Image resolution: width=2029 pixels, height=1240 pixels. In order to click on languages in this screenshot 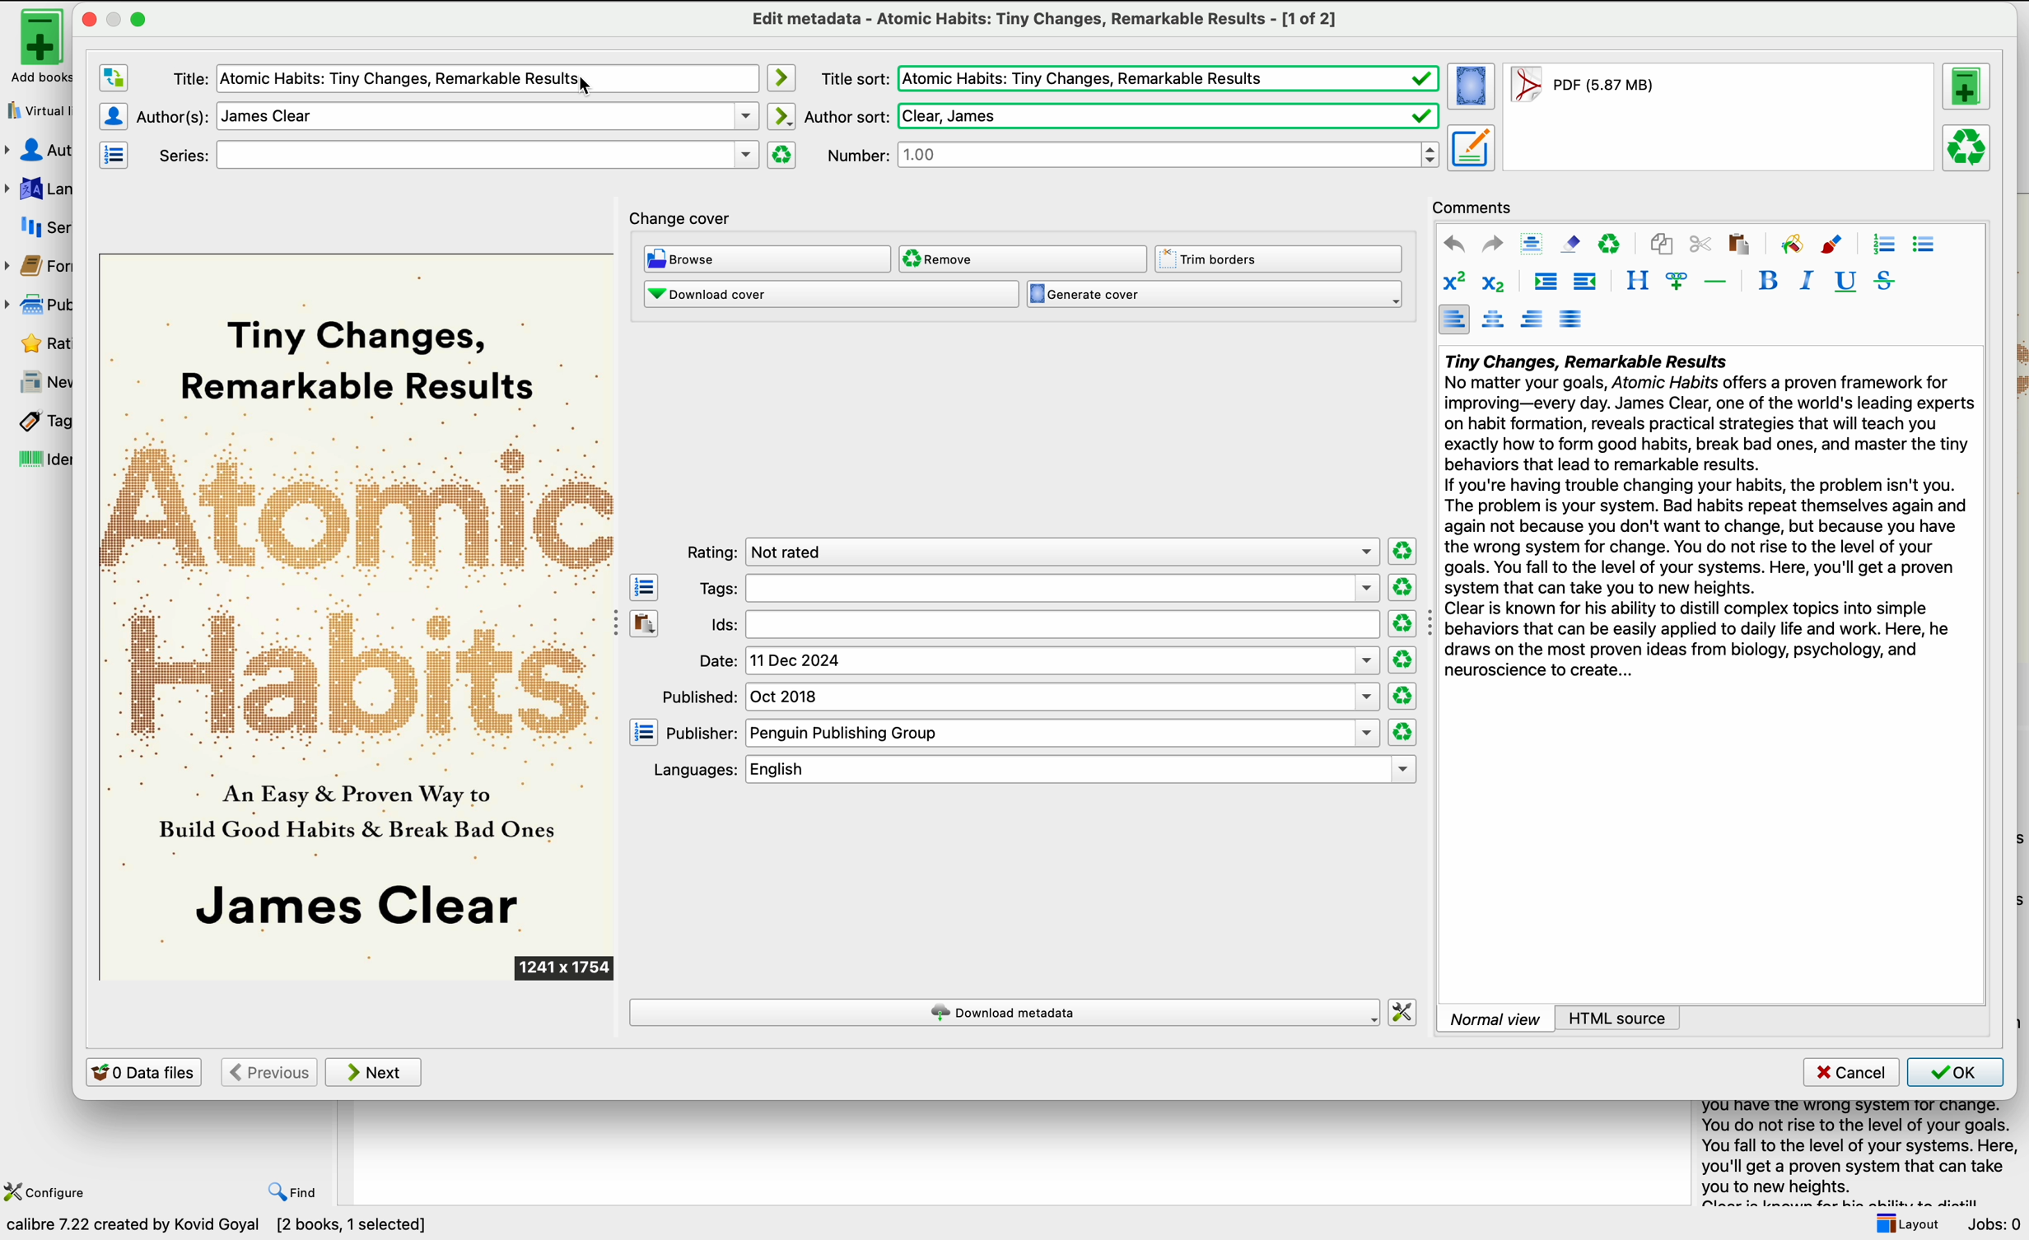, I will do `click(37, 187)`.